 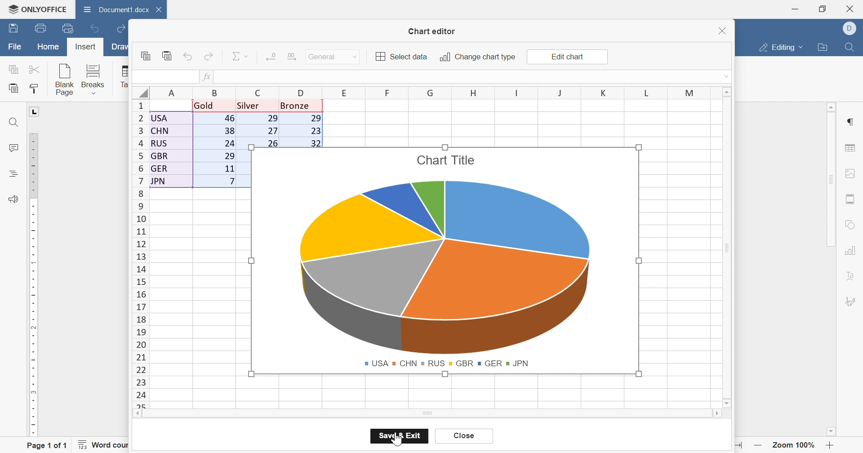 What do you see at coordinates (93, 28) in the screenshot?
I see `Undo` at bounding box center [93, 28].